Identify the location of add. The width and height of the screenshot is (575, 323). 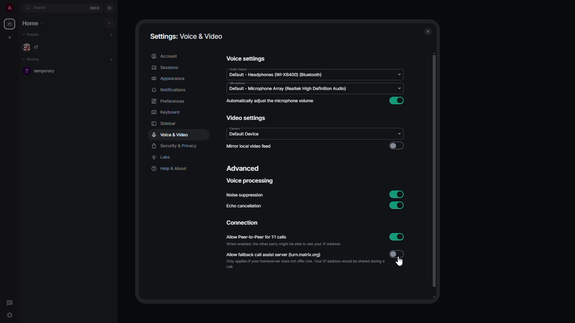
(111, 23).